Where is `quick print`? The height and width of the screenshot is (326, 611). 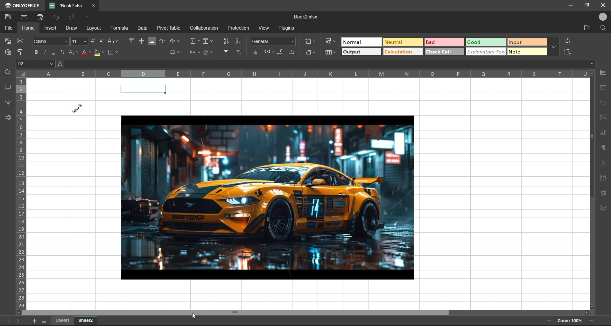
quick print is located at coordinates (41, 17).